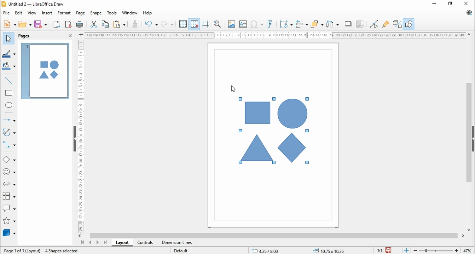 The height and width of the screenshot is (254, 475). I want to click on default, so click(181, 251).